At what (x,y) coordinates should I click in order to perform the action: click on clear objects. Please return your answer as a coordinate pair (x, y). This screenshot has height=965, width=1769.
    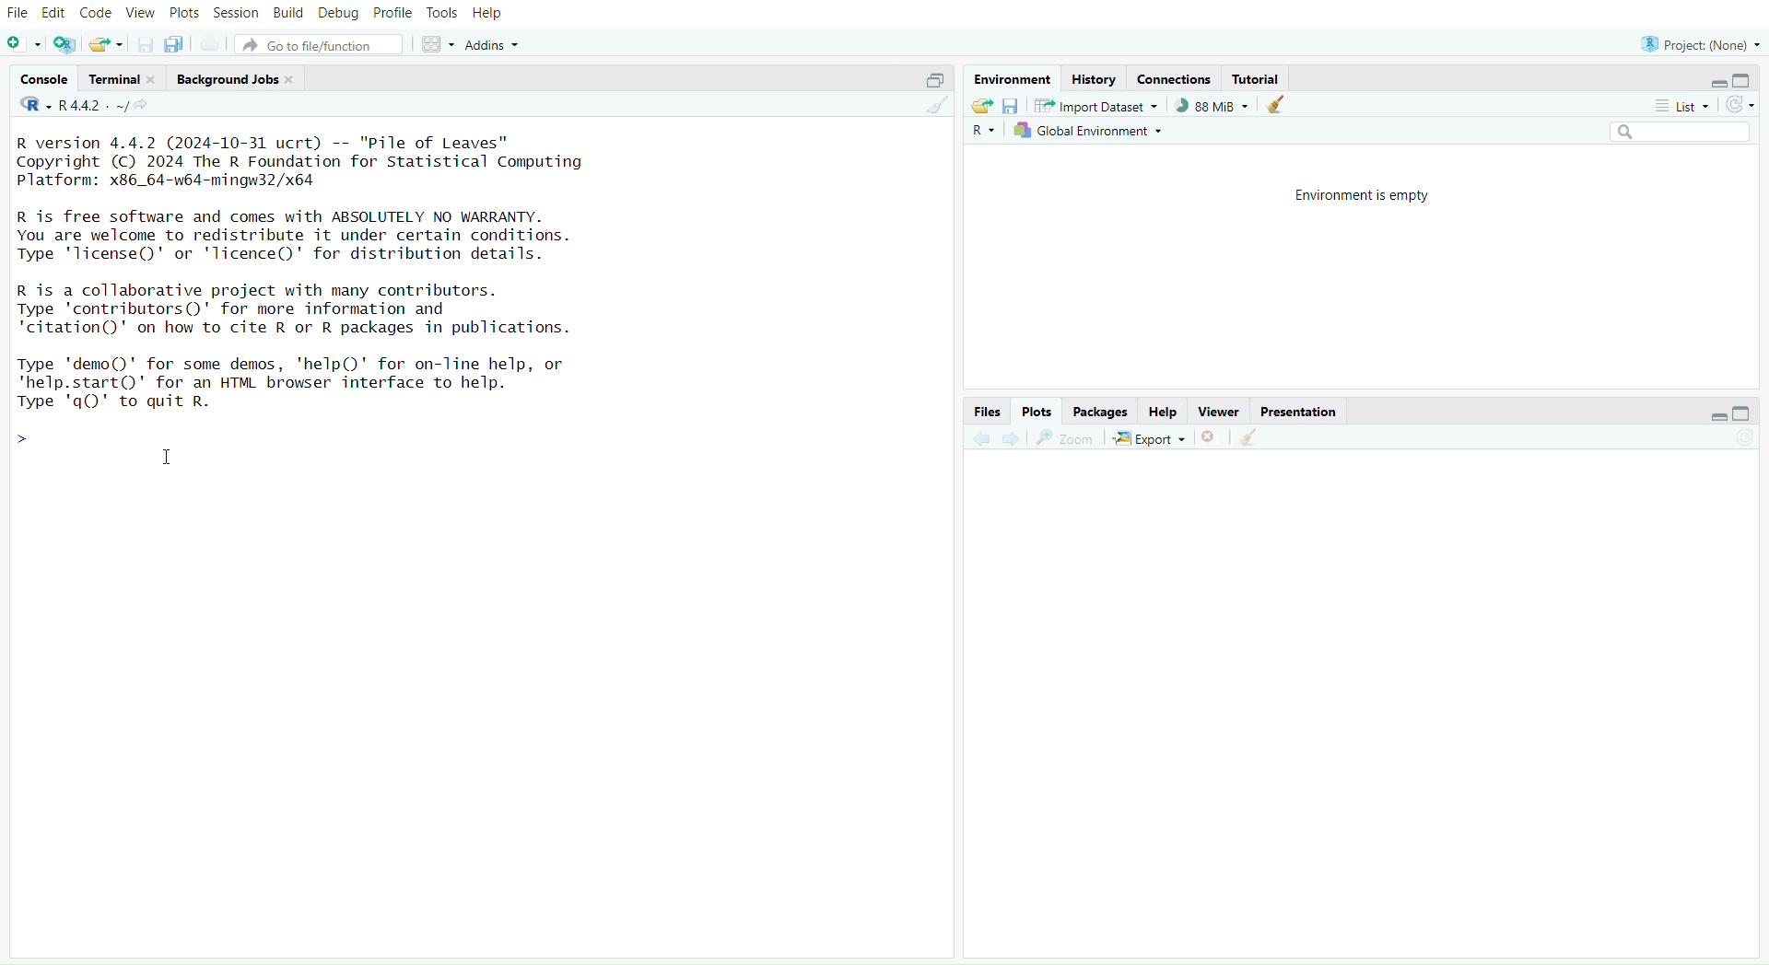
    Looking at the image, I should click on (1278, 107).